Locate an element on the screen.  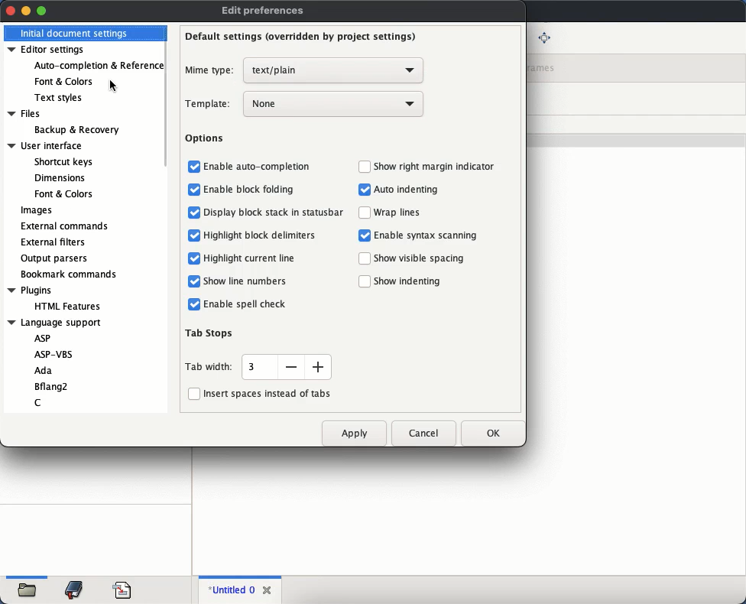
HTML features is located at coordinates (68, 307).